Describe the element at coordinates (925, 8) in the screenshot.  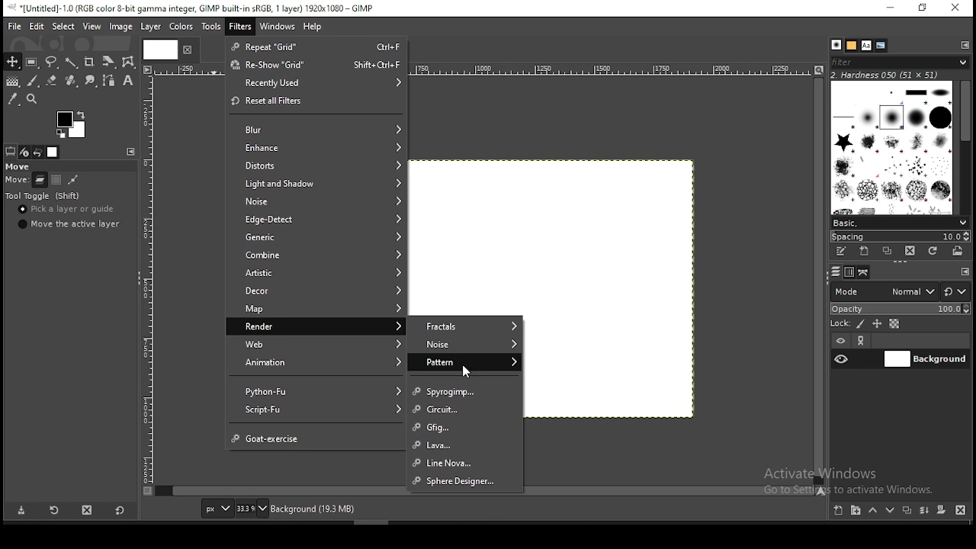
I see `restore` at that location.